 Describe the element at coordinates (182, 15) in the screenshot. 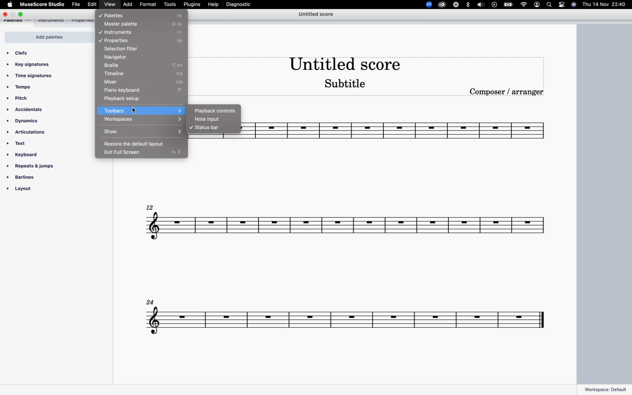

I see `F9` at that location.